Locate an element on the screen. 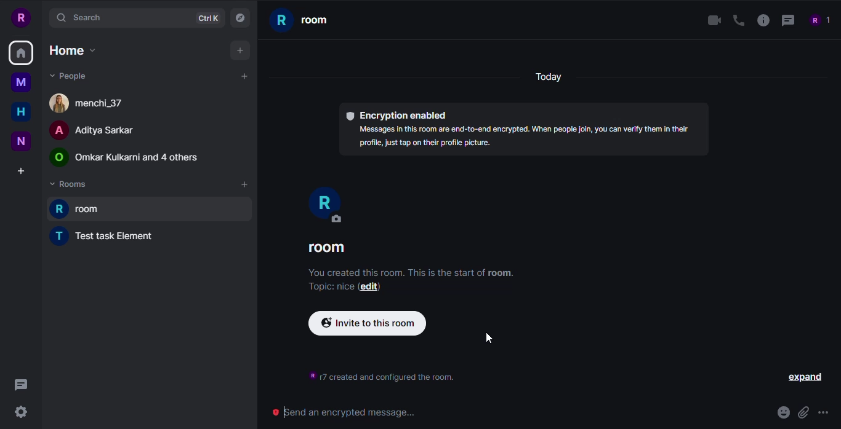 The image size is (841, 429). new is located at coordinates (22, 141).